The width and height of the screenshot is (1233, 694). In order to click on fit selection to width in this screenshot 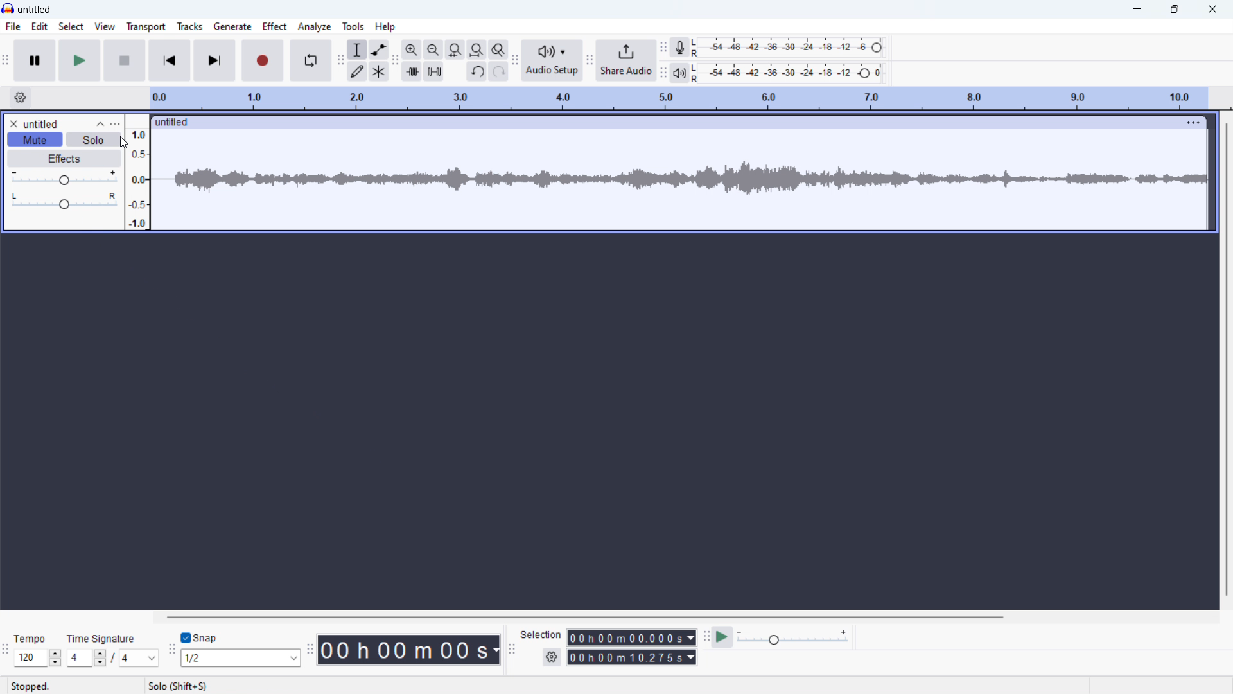, I will do `click(455, 50)`.